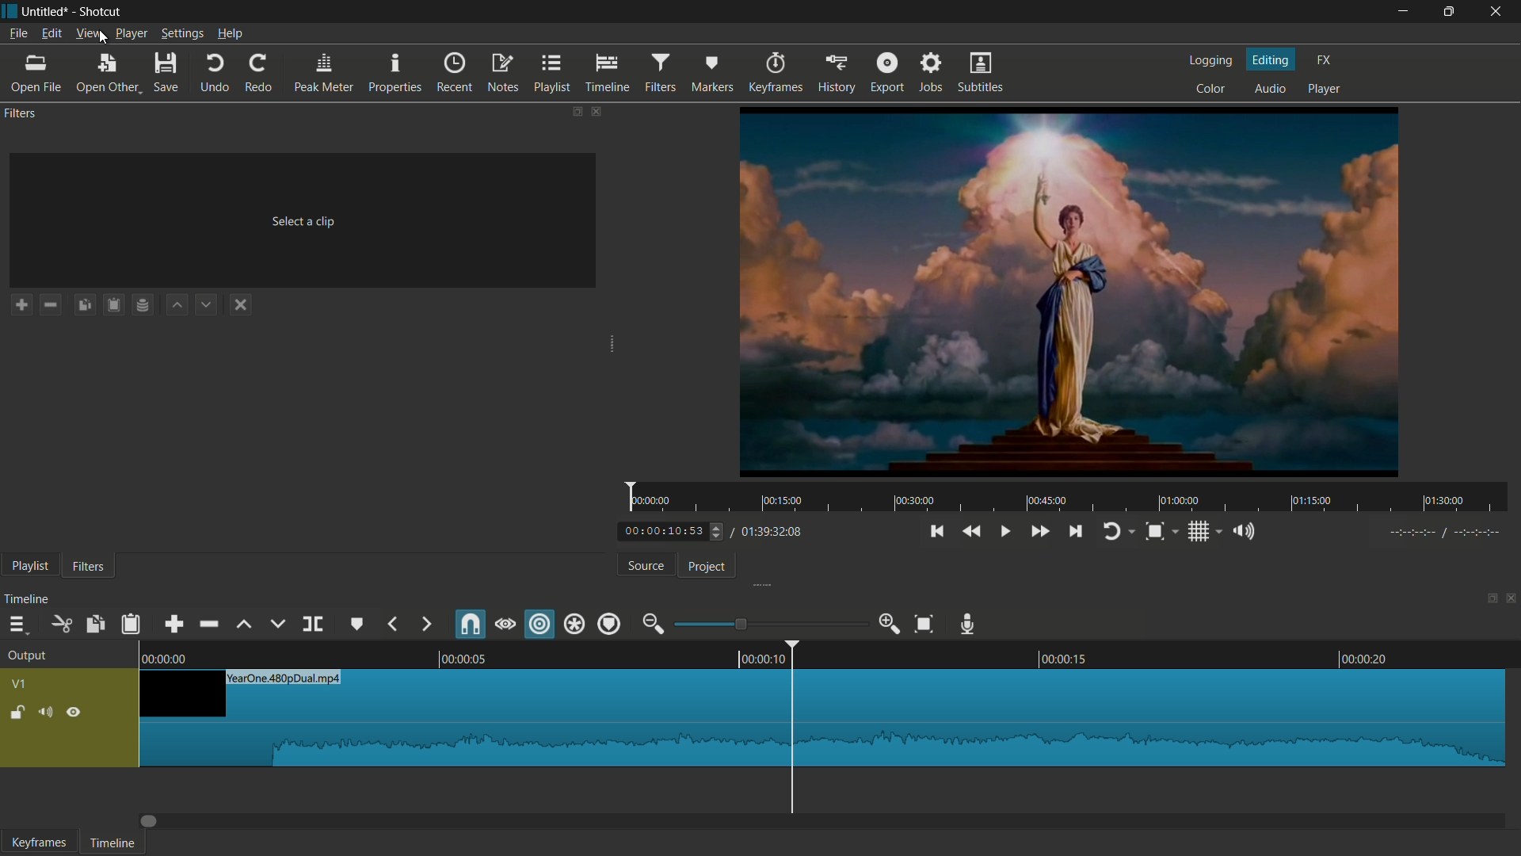 The height and width of the screenshot is (856, 1521). What do you see at coordinates (771, 533) in the screenshot?
I see `total time` at bounding box center [771, 533].